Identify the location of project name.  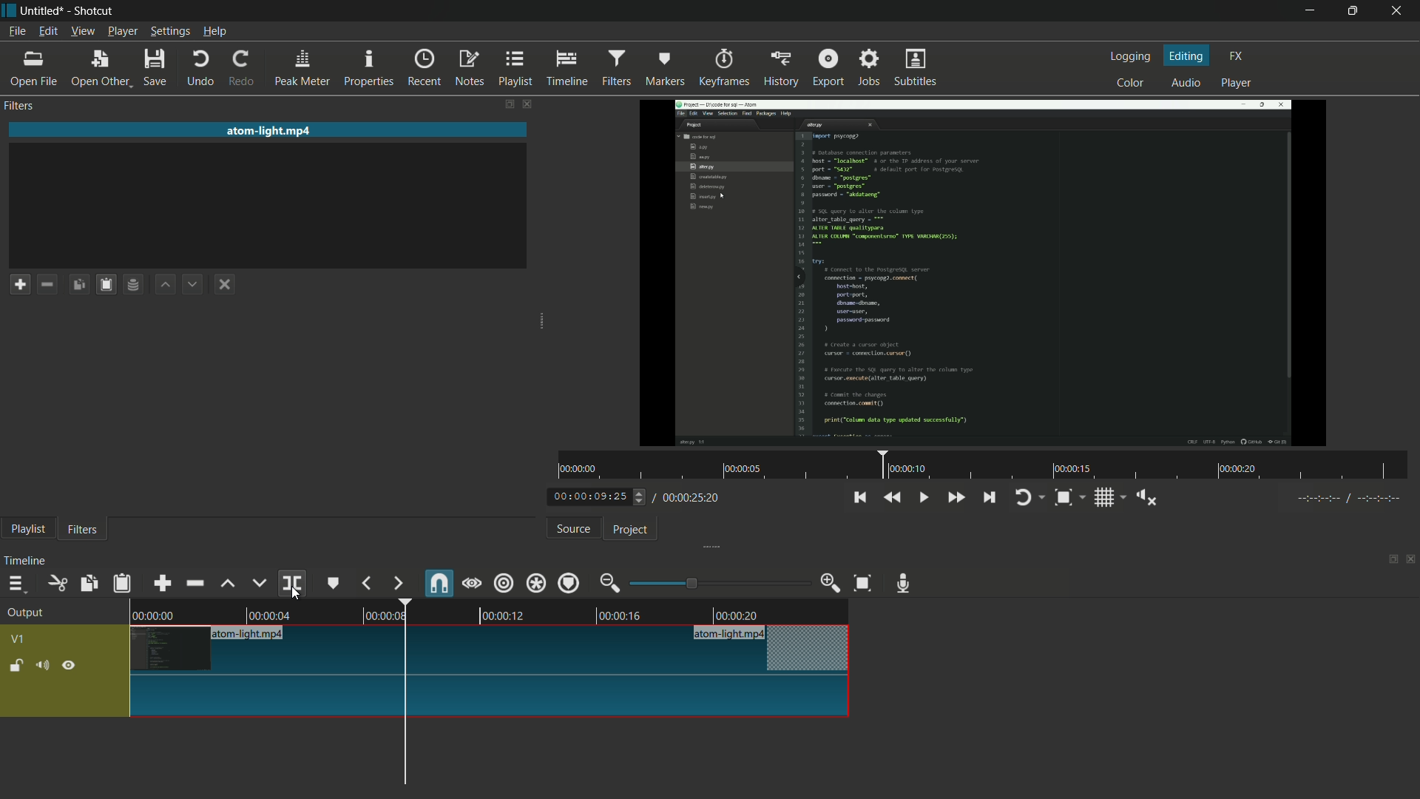
(45, 11).